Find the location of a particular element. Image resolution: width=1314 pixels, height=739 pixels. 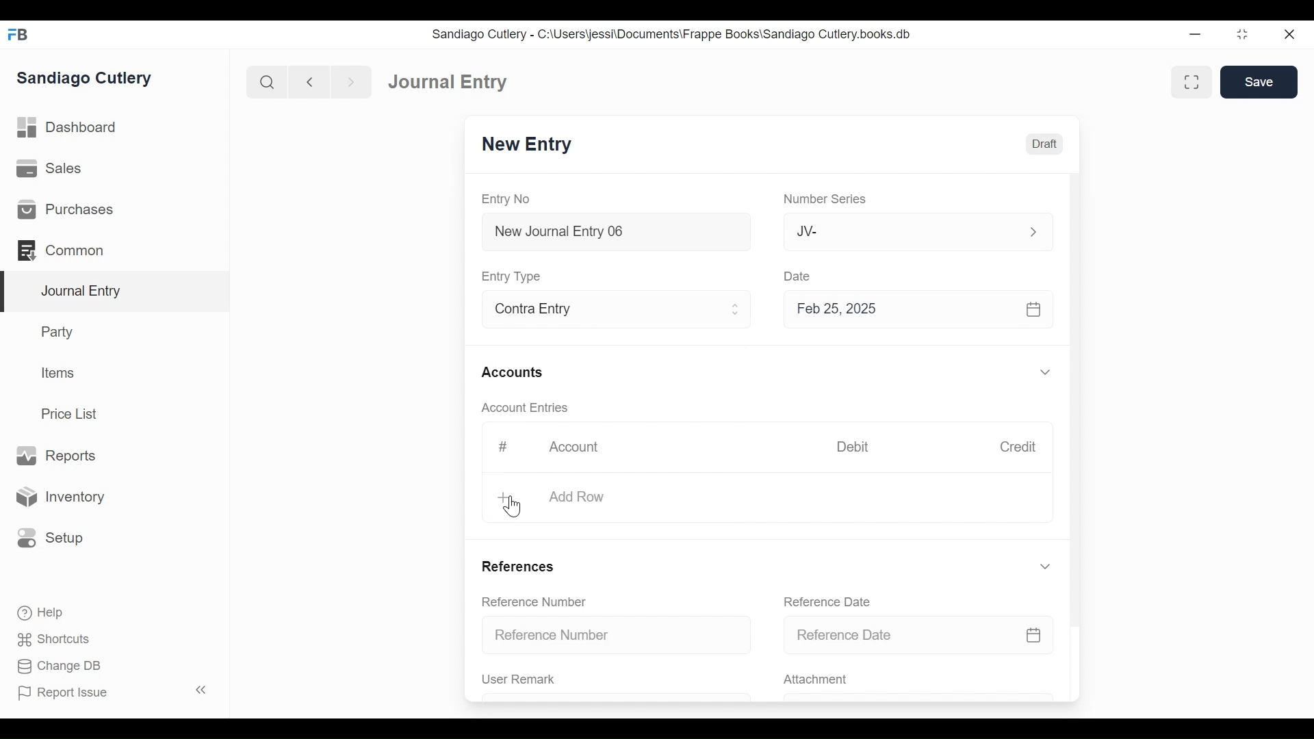

Expand is located at coordinates (1048, 373).